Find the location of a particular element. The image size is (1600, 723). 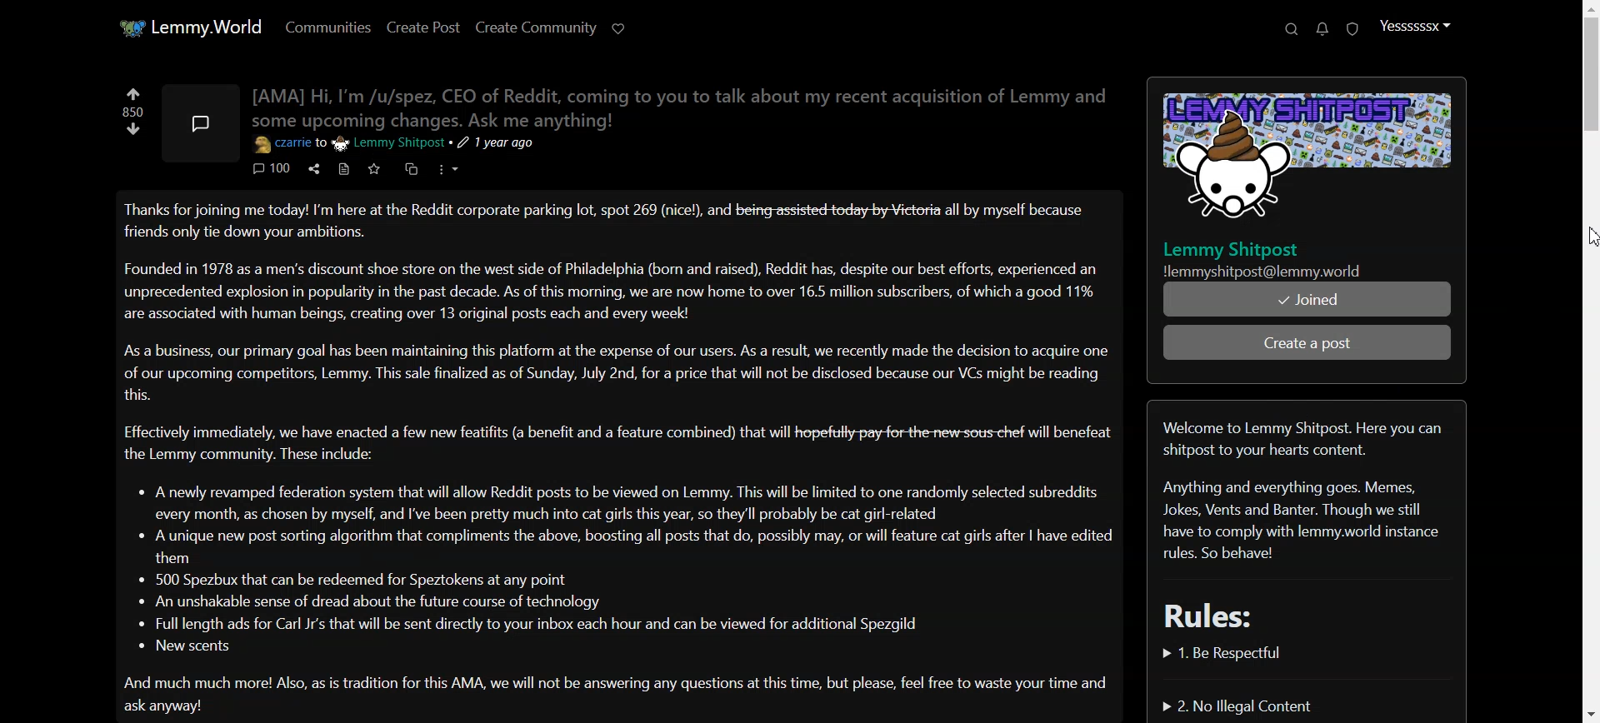

Comment is located at coordinates (272, 168).